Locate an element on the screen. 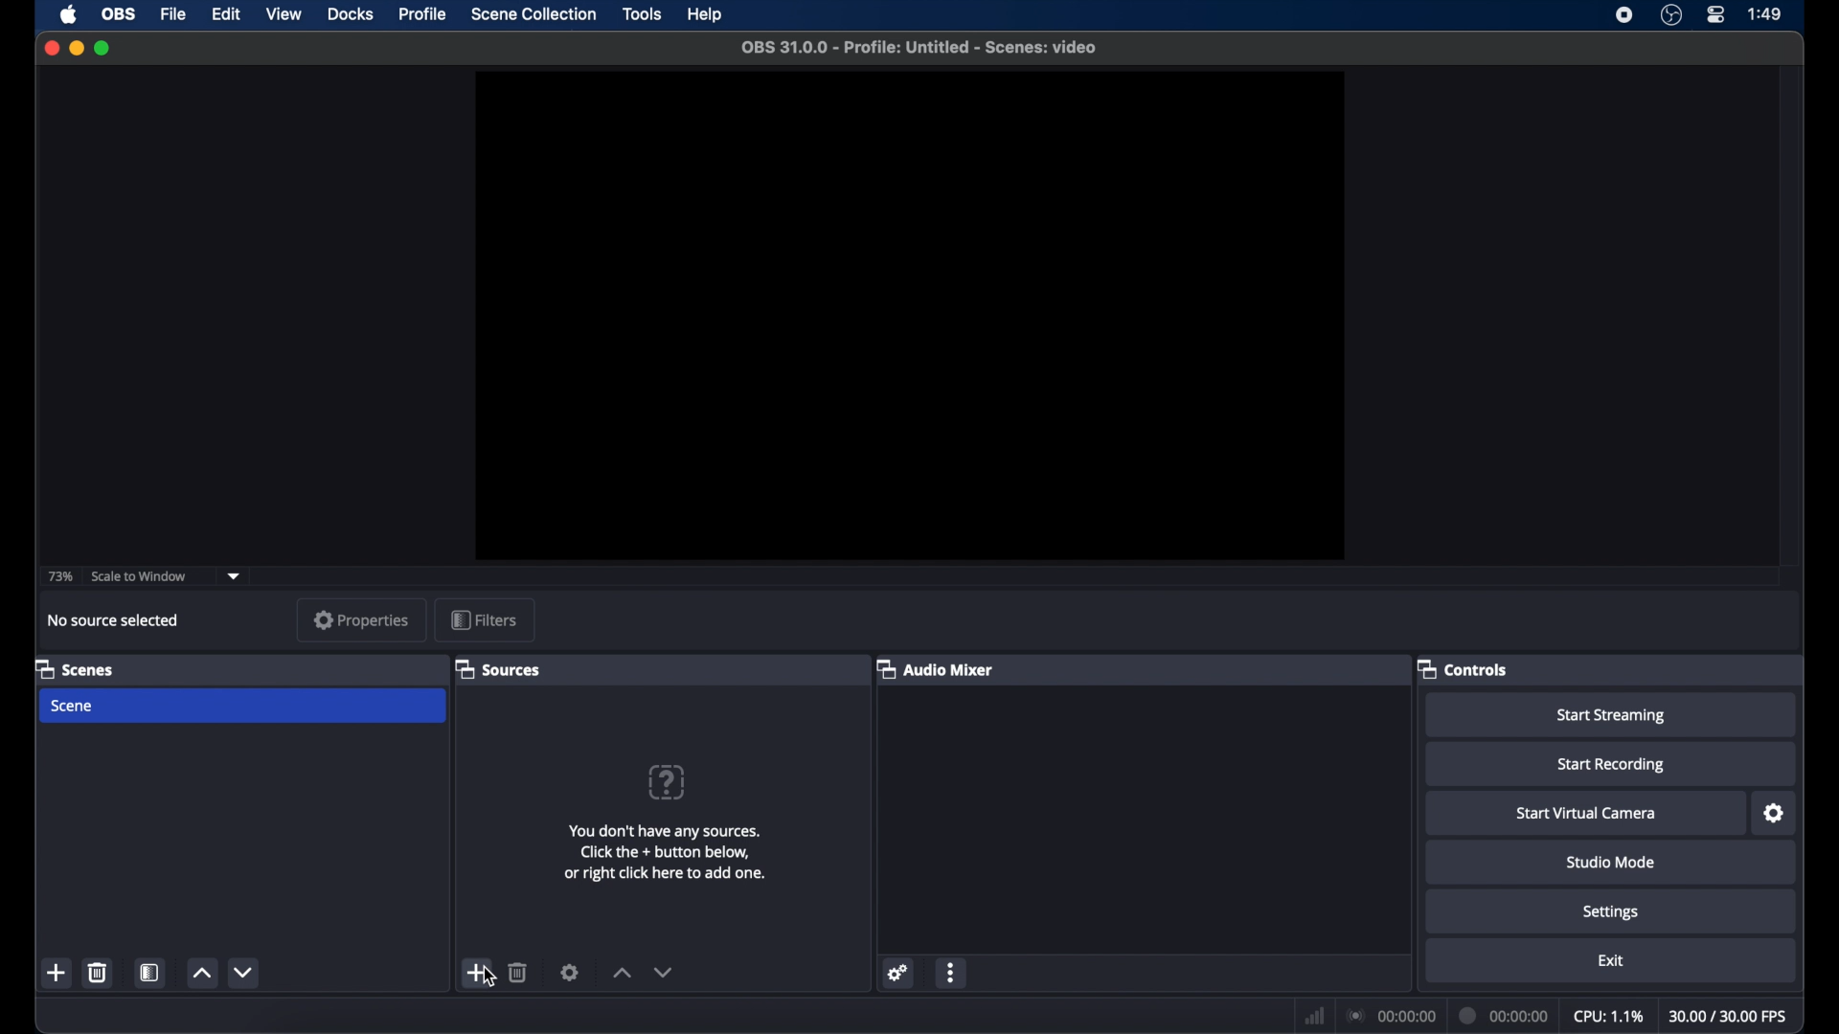  filters is located at coordinates (485, 619).